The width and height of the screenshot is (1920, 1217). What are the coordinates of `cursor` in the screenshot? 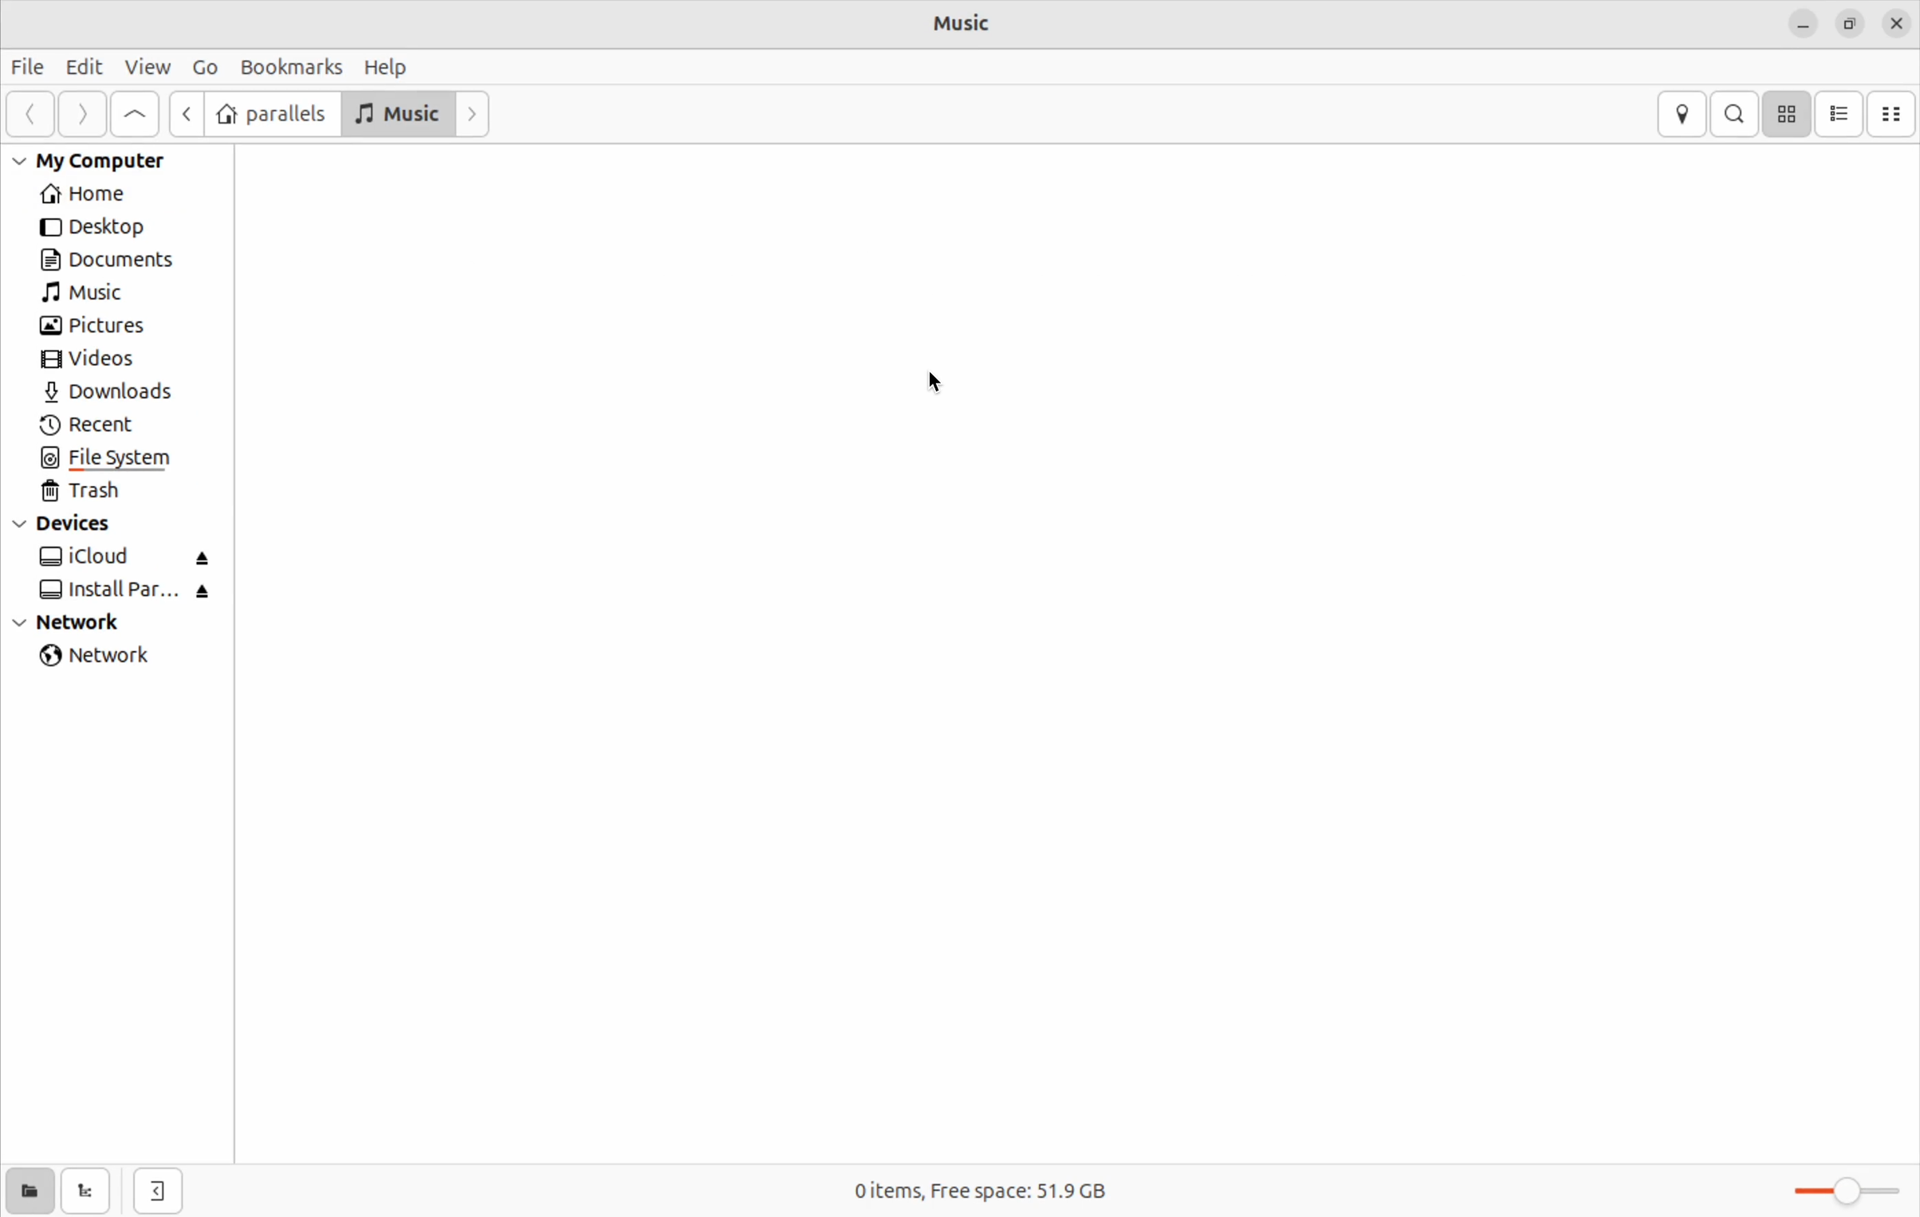 It's located at (940, 383).